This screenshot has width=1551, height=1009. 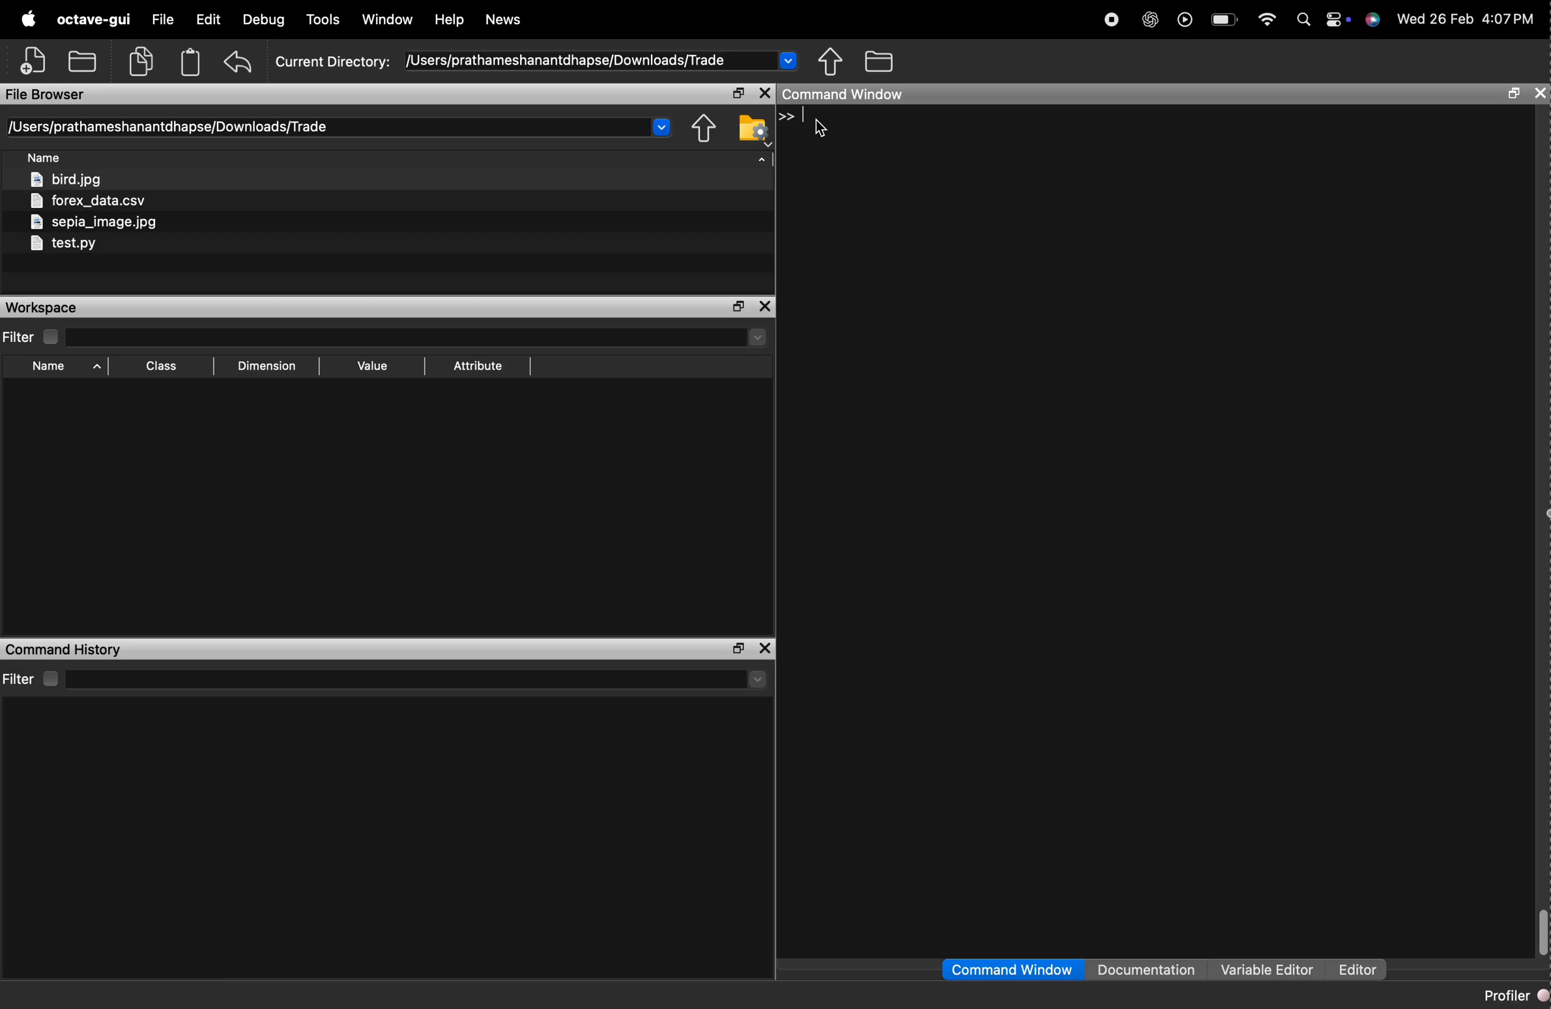 I want to click on Value, so click(x=373, y=364).